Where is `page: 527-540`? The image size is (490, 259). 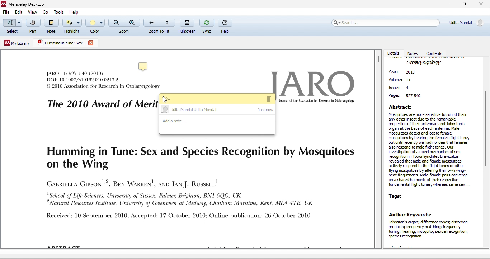 page: 527-540 is located at coordinates (406, 96).